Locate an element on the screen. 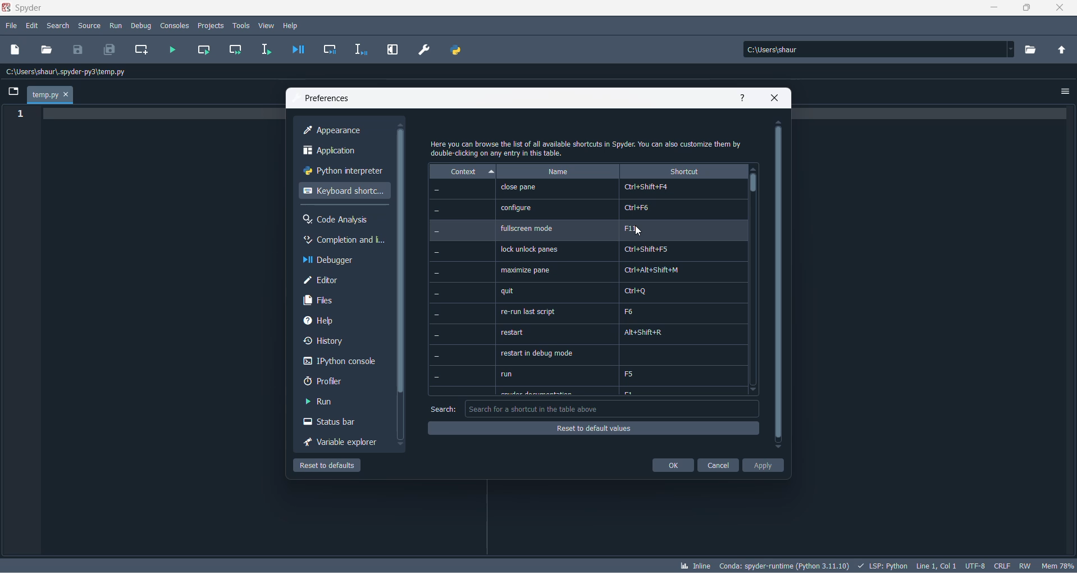 Image resolution: width=1077 pixels, height=573 pixels. script is located at coordinates (883, 565).